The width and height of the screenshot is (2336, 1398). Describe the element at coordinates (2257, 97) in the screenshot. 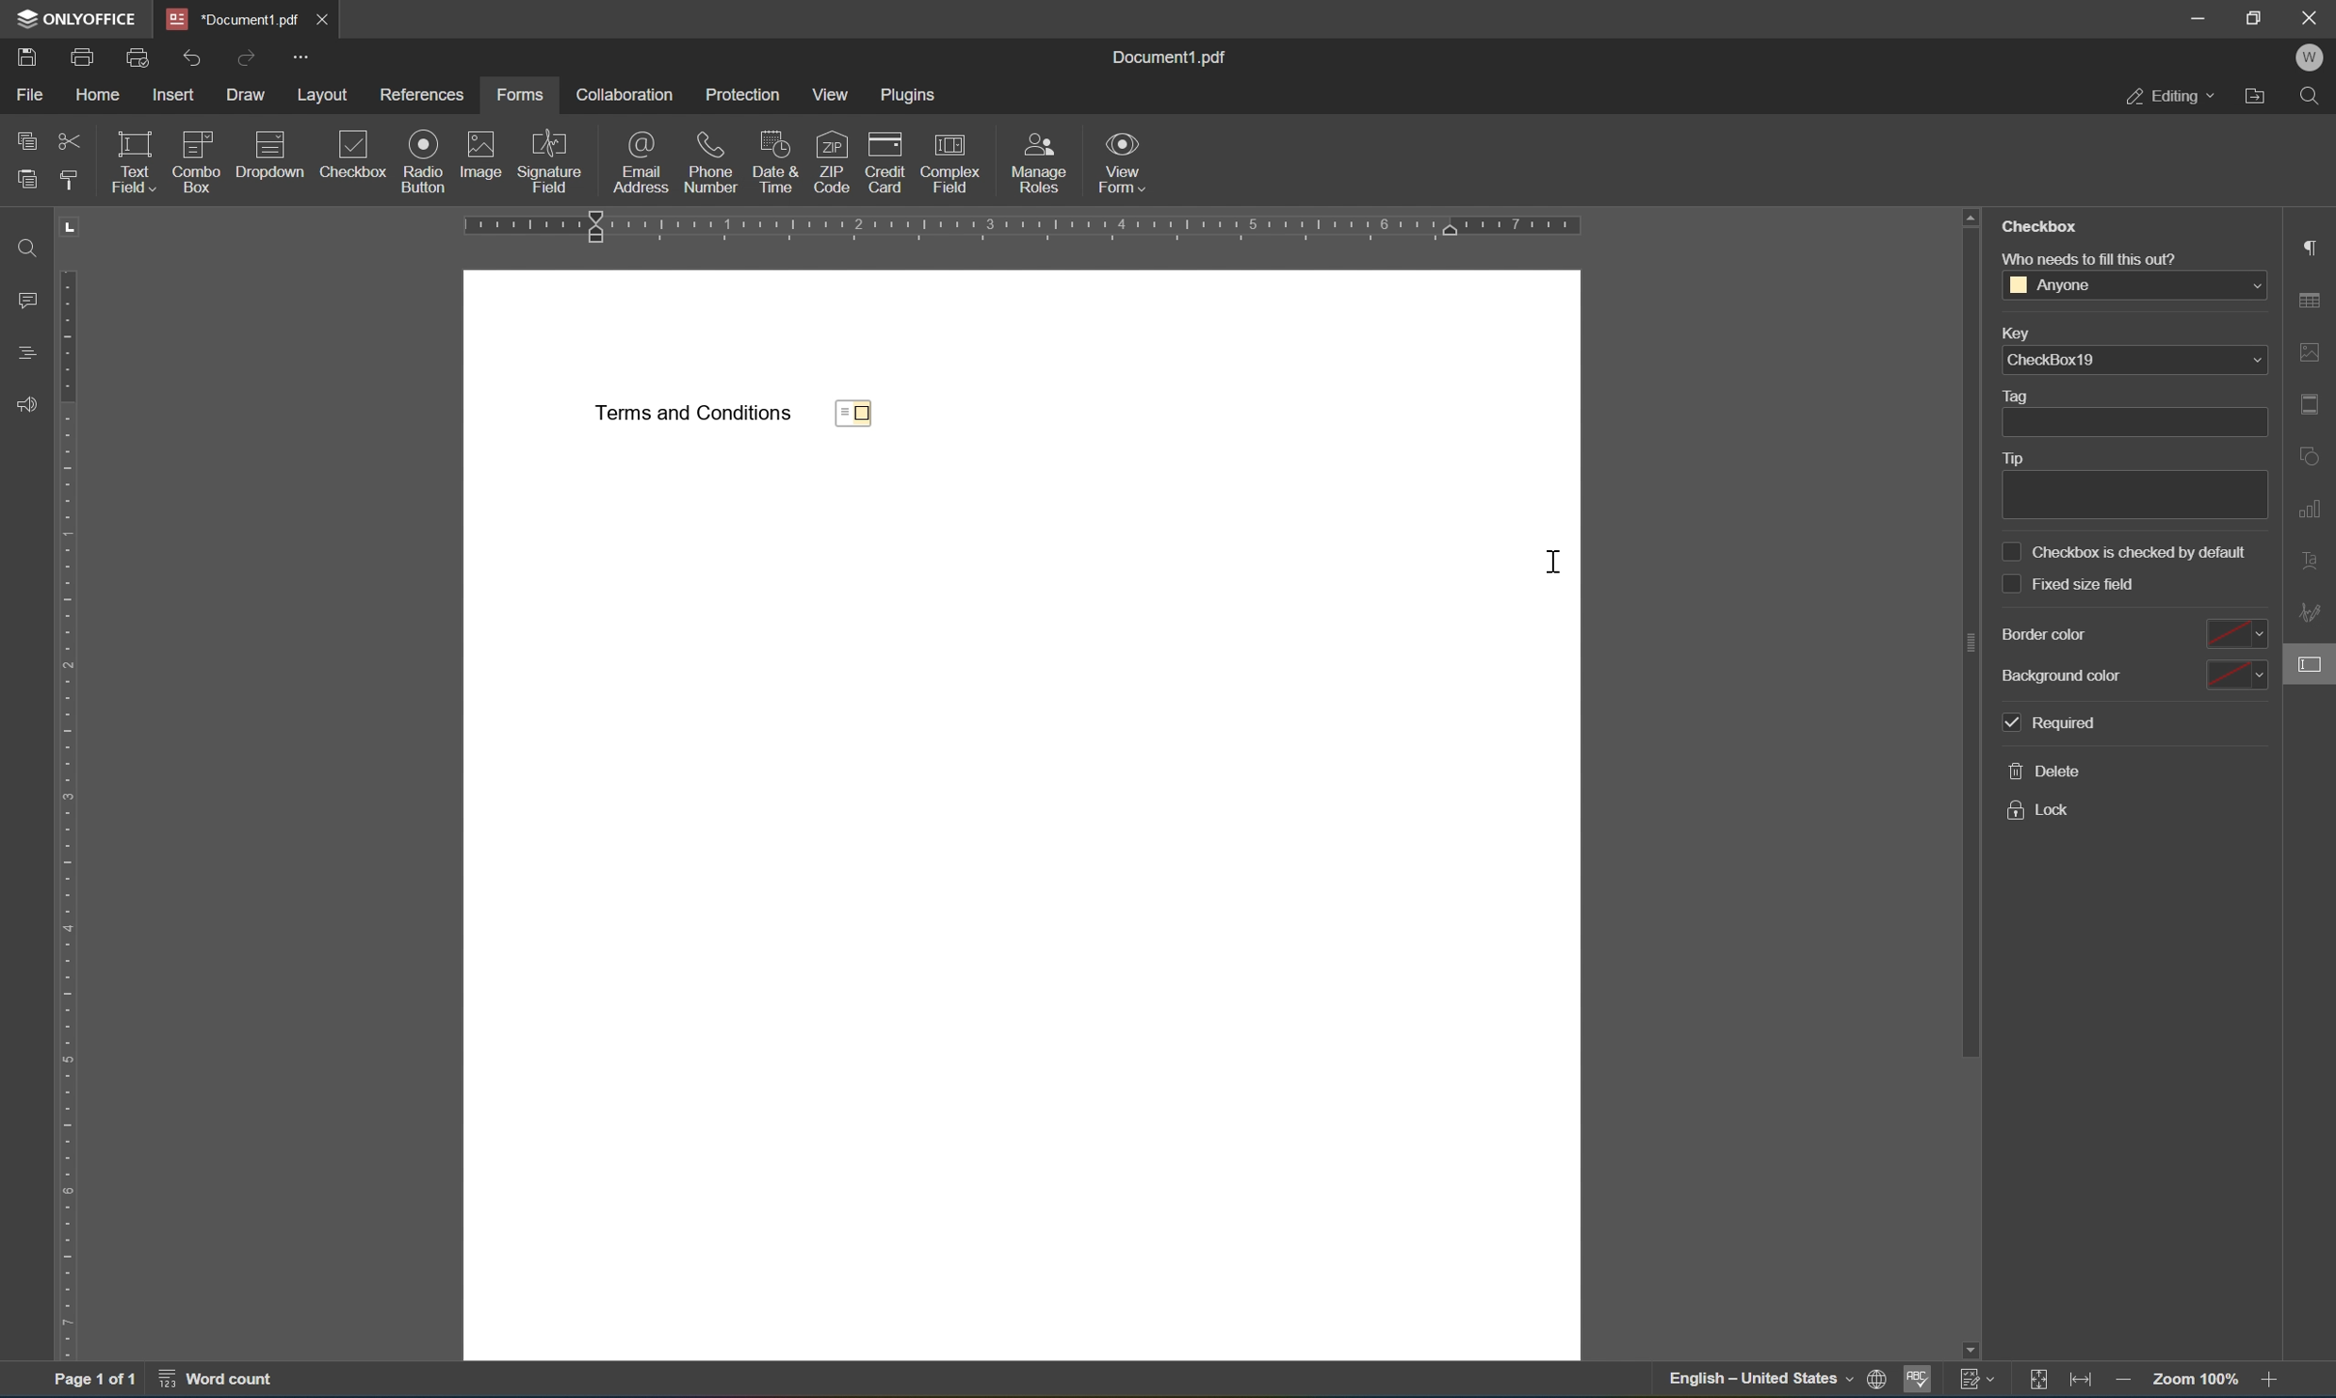

I see `open file location` at that location.